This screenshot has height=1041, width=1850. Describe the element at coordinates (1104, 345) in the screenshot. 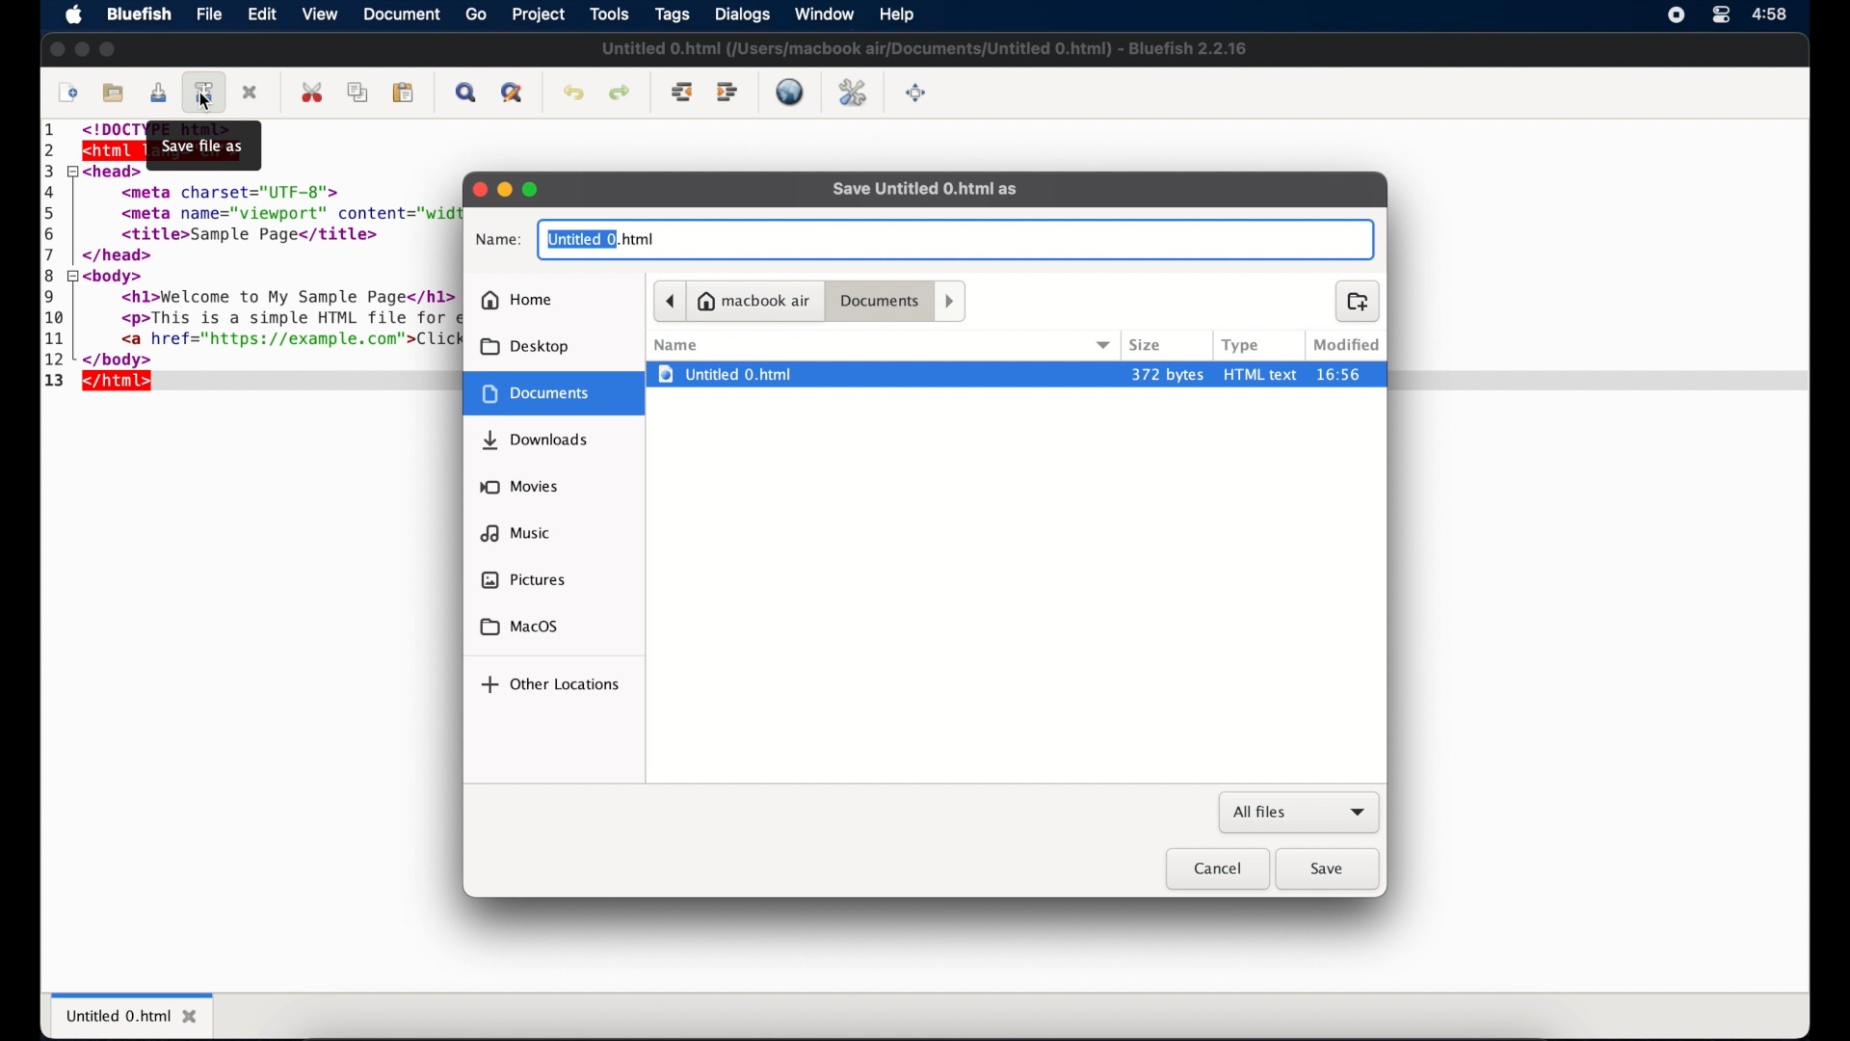

I see `dropdown menu` at that location.